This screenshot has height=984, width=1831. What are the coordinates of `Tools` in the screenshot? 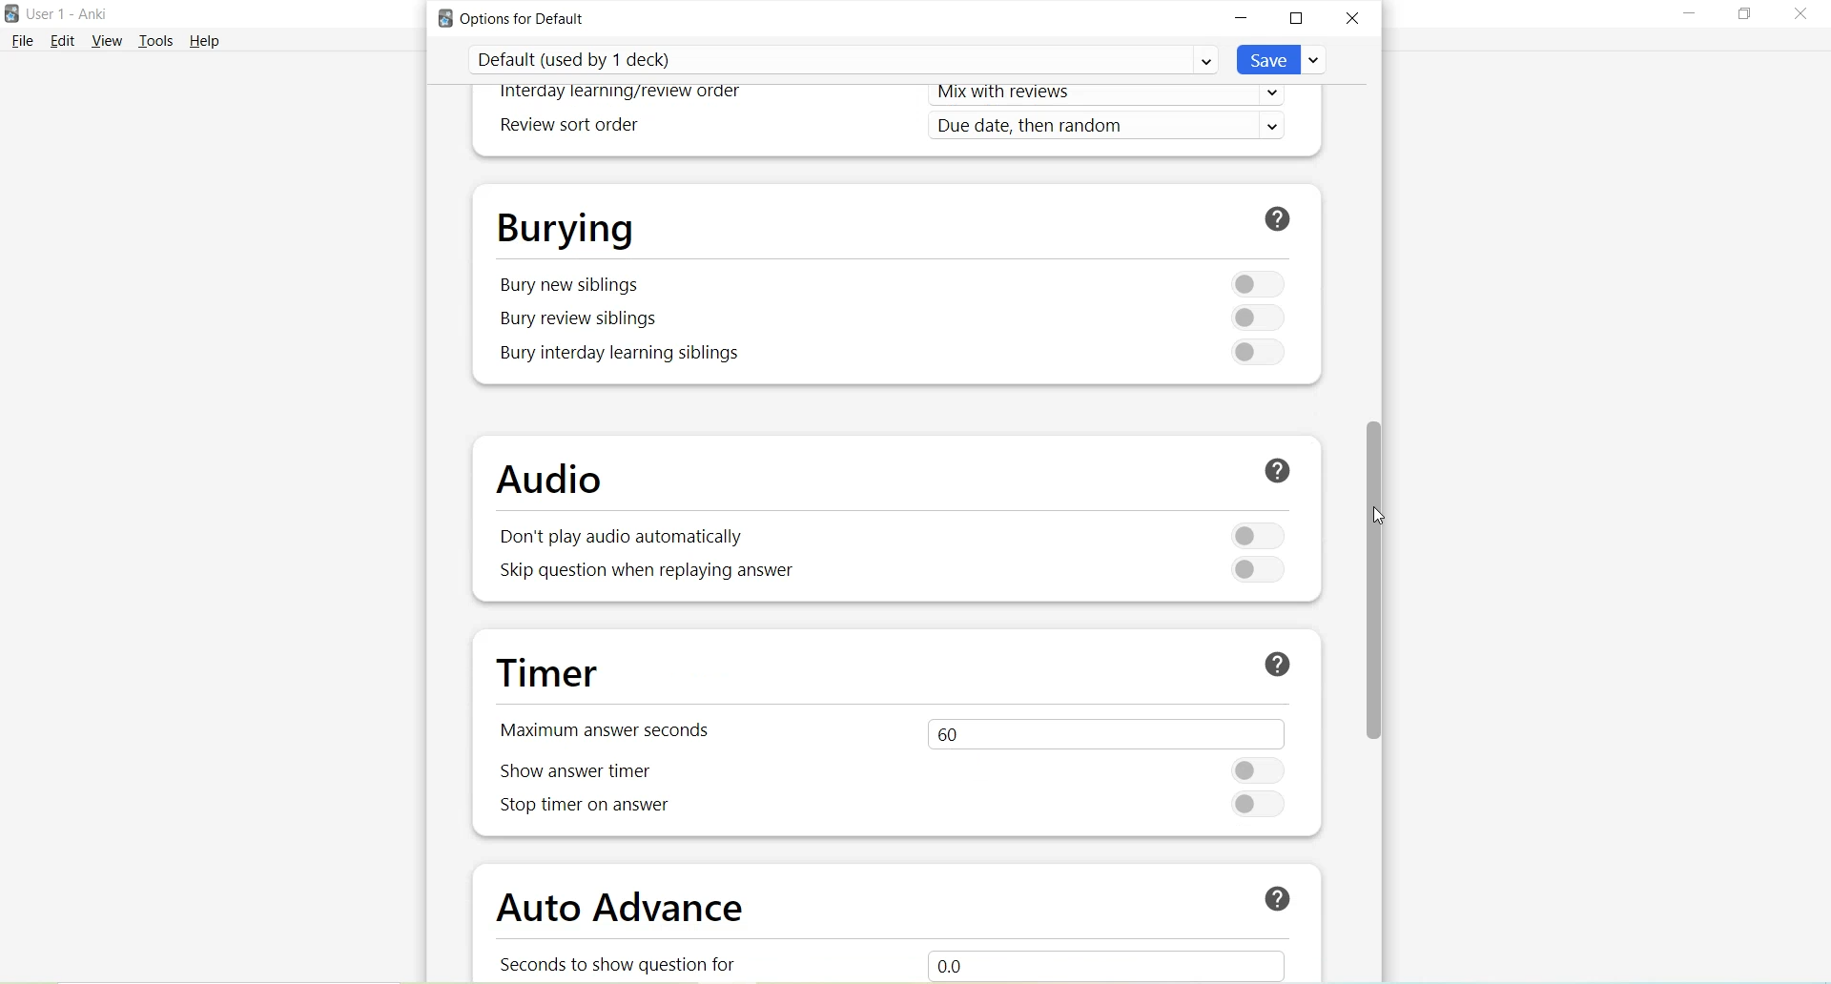 It's located at (160, 41).